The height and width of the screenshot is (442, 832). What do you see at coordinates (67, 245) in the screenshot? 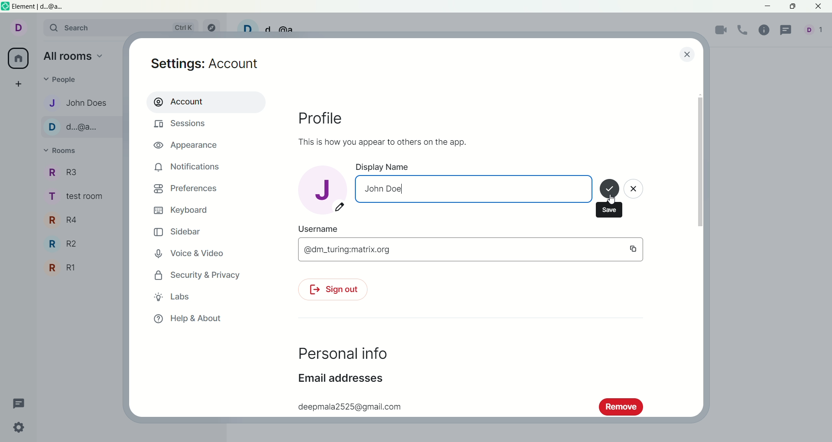
I see `R2` at bounding box center [67, 245].